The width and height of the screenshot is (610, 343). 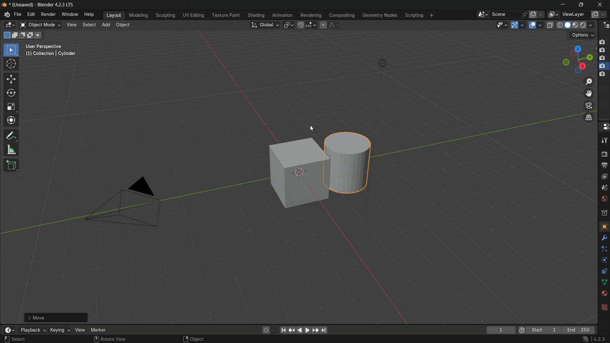 What do you see at coordinates (308, 330) in the screenshot?
I see `foward` at bounding box center [308, 330].